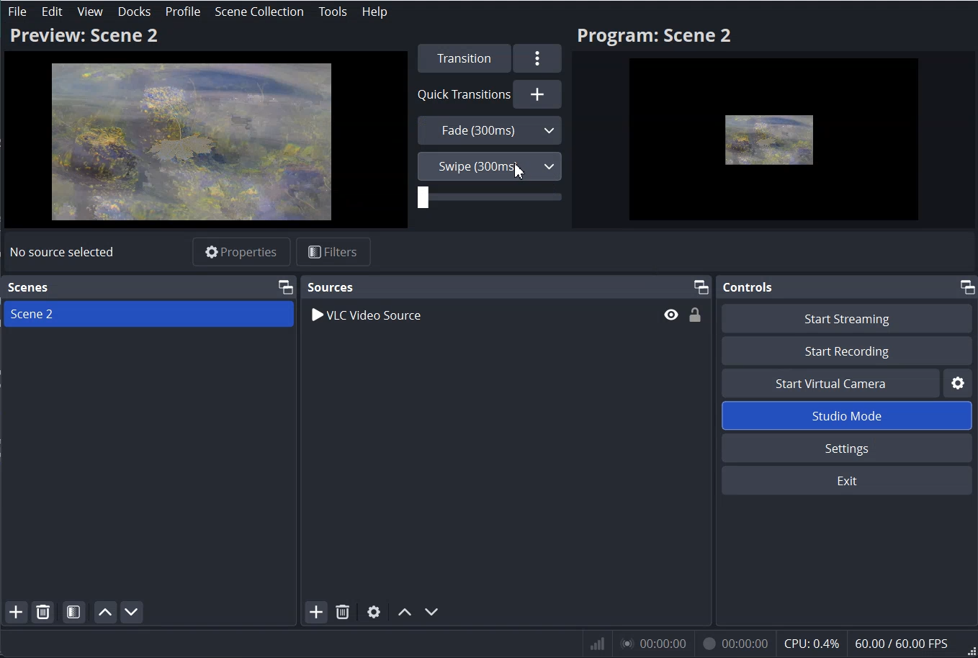 The image size is (978, 658). Describe the element at coordinates (488, 94) in the screenshot. I see `Quick Transition` at that location.